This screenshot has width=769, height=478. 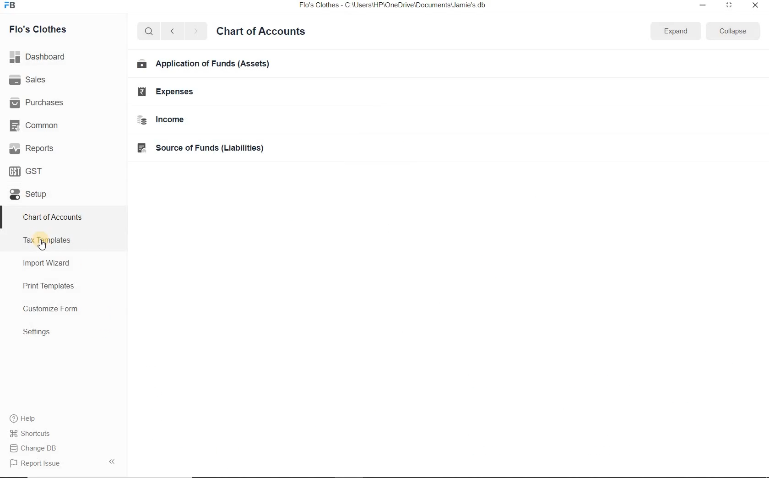 I want to click on Application of Funds (Assets), so click(x=218, y=64).